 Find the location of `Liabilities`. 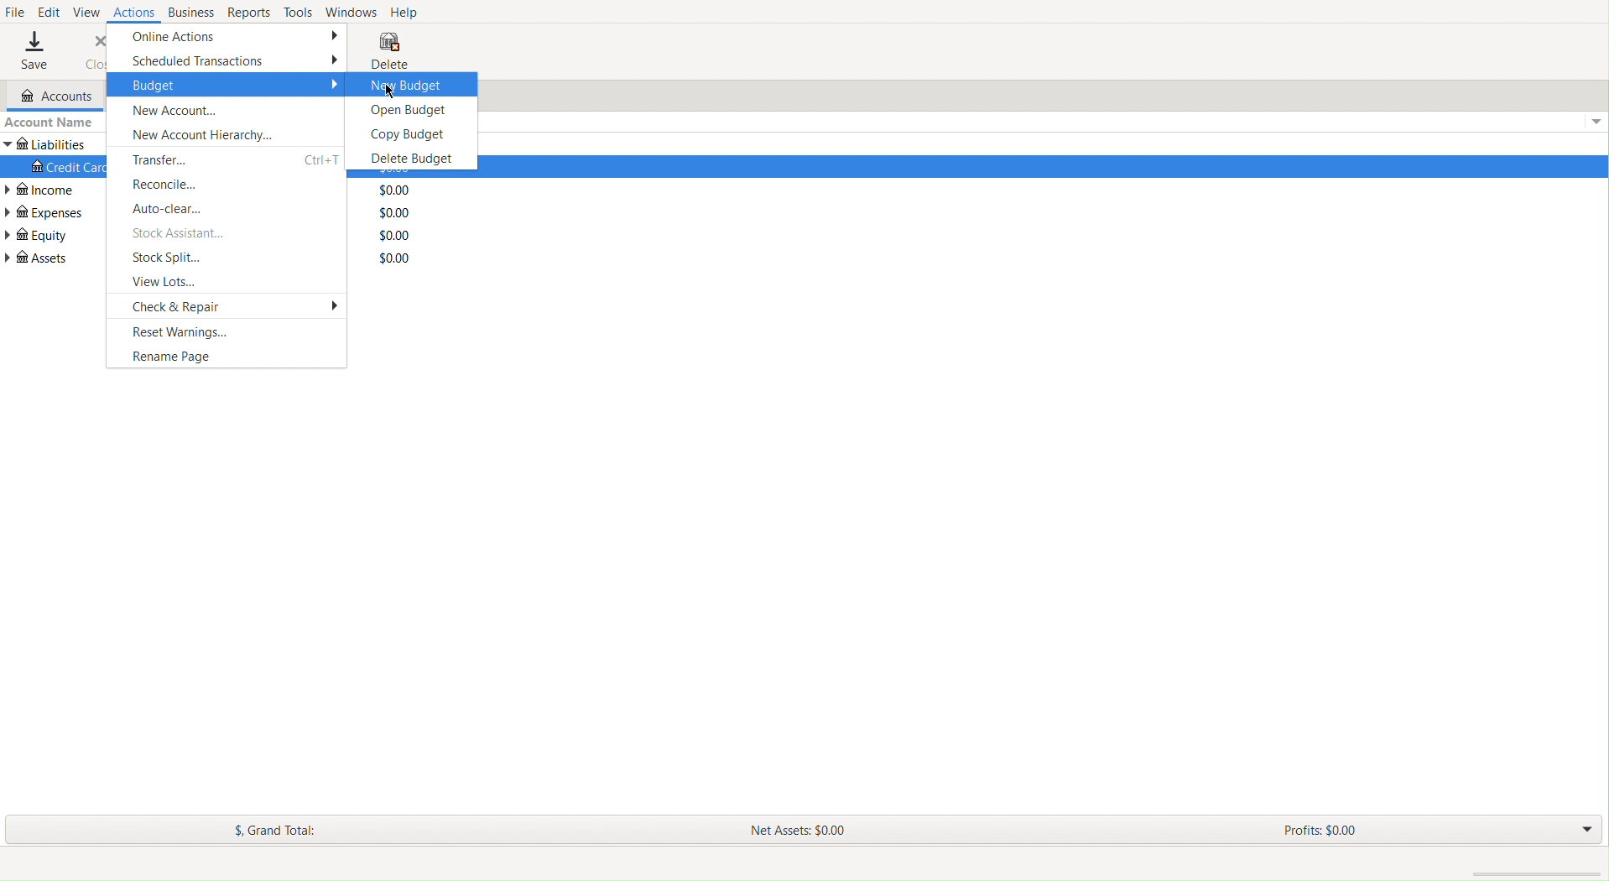

Liabilities is located at coordinates (47, 144).